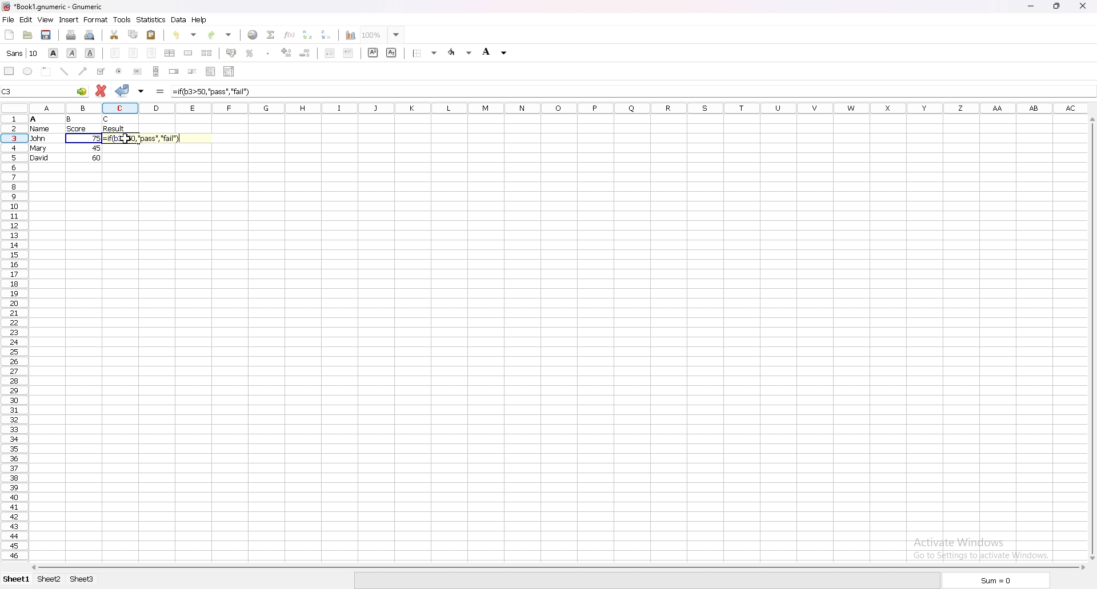  Describe the element at coordinates (151, 35) in the screenshot. I see `paste` at that location.